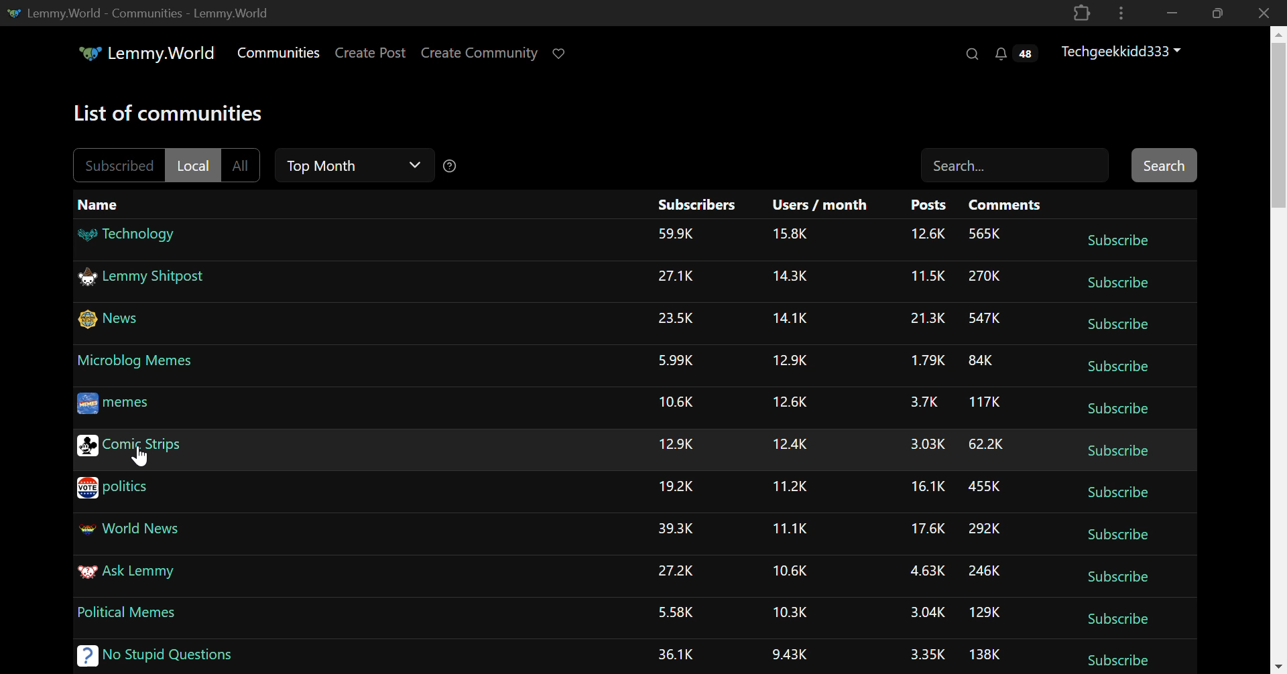 The width and height of the screenshot is (1287, 674). Describe the element at coordinates (371, 55) in the screenshot. I see `Create Post` at that location.